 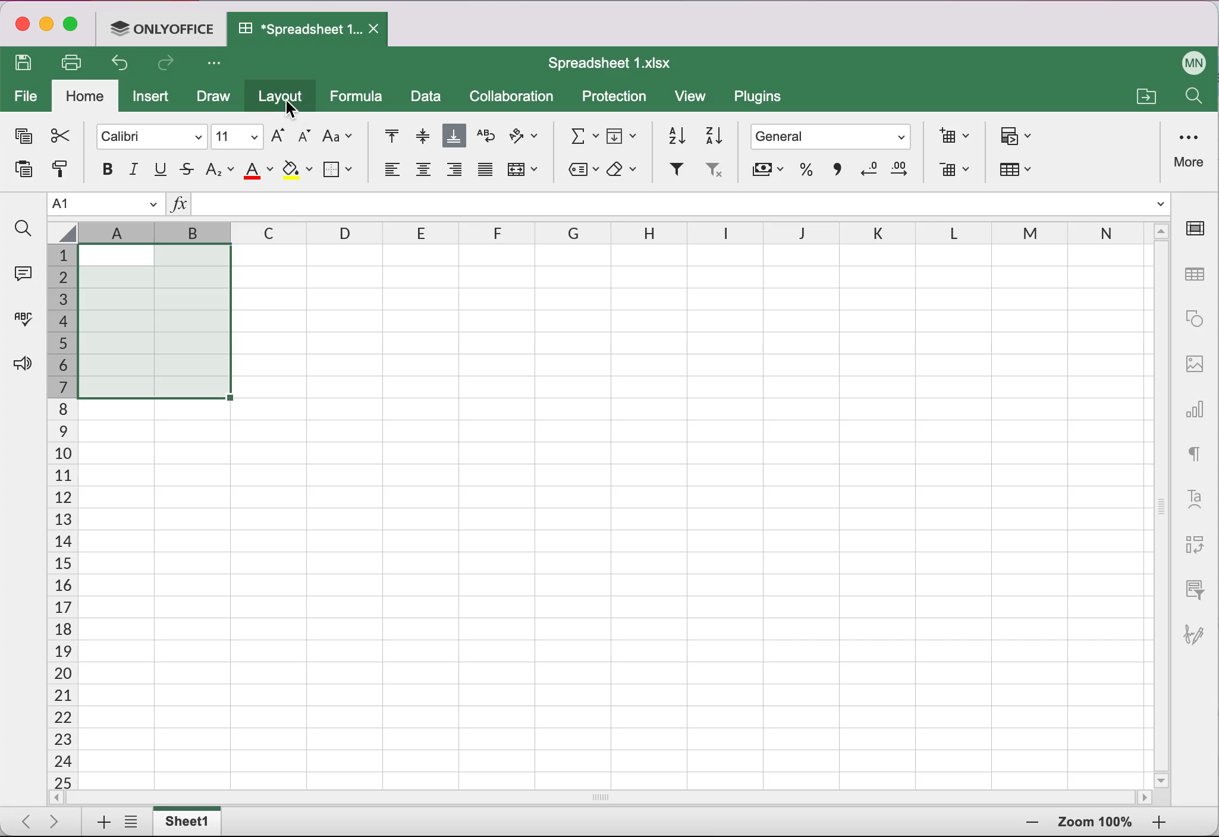 What do you see at coordinates (59, 820) in the screenshot?
I see `Scroll to last sheet` at bounding box center [59, 820].